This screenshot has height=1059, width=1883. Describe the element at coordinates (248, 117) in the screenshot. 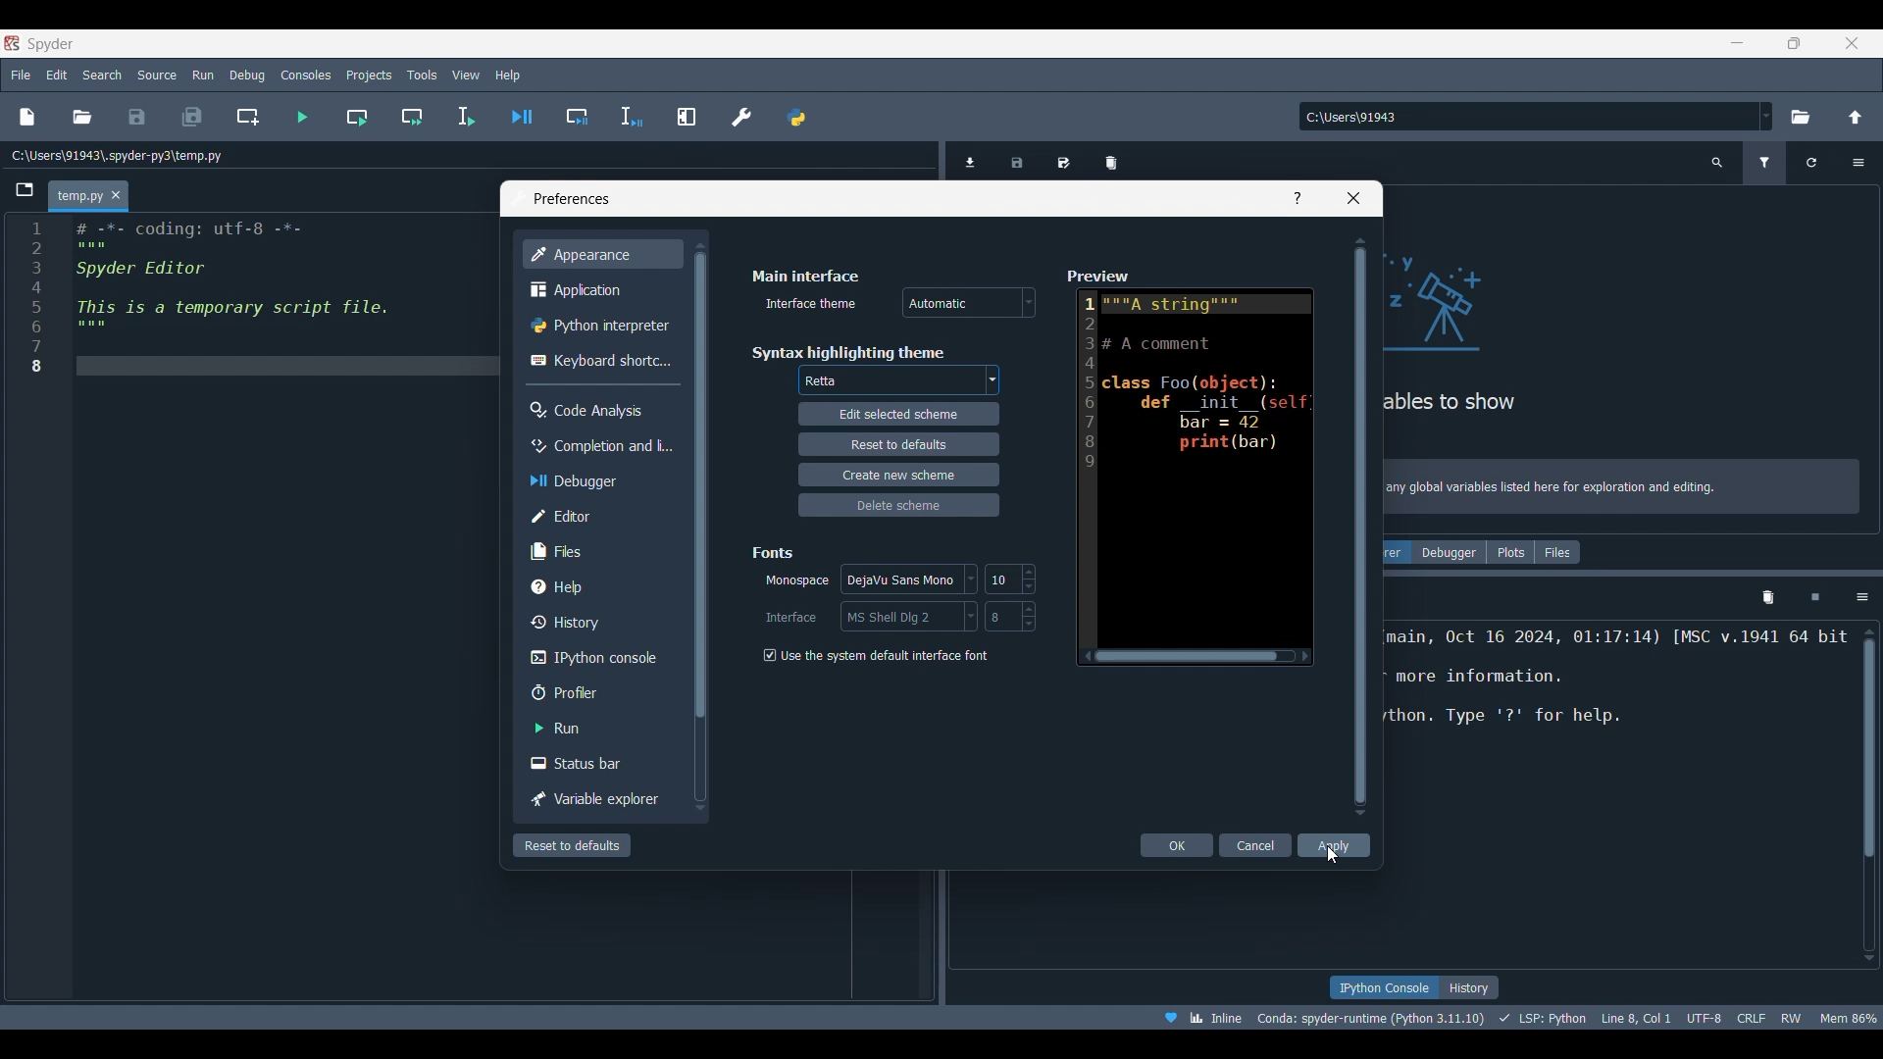

I see `Create new cell at the current line` at that location.